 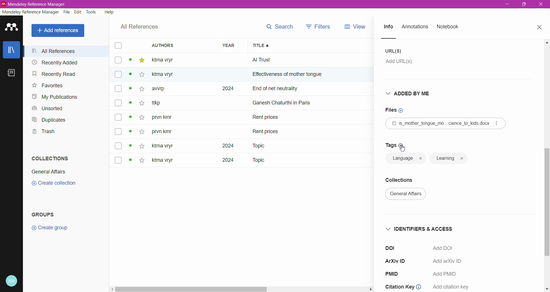 I want to click on all trust, so click(x=292, y=60).